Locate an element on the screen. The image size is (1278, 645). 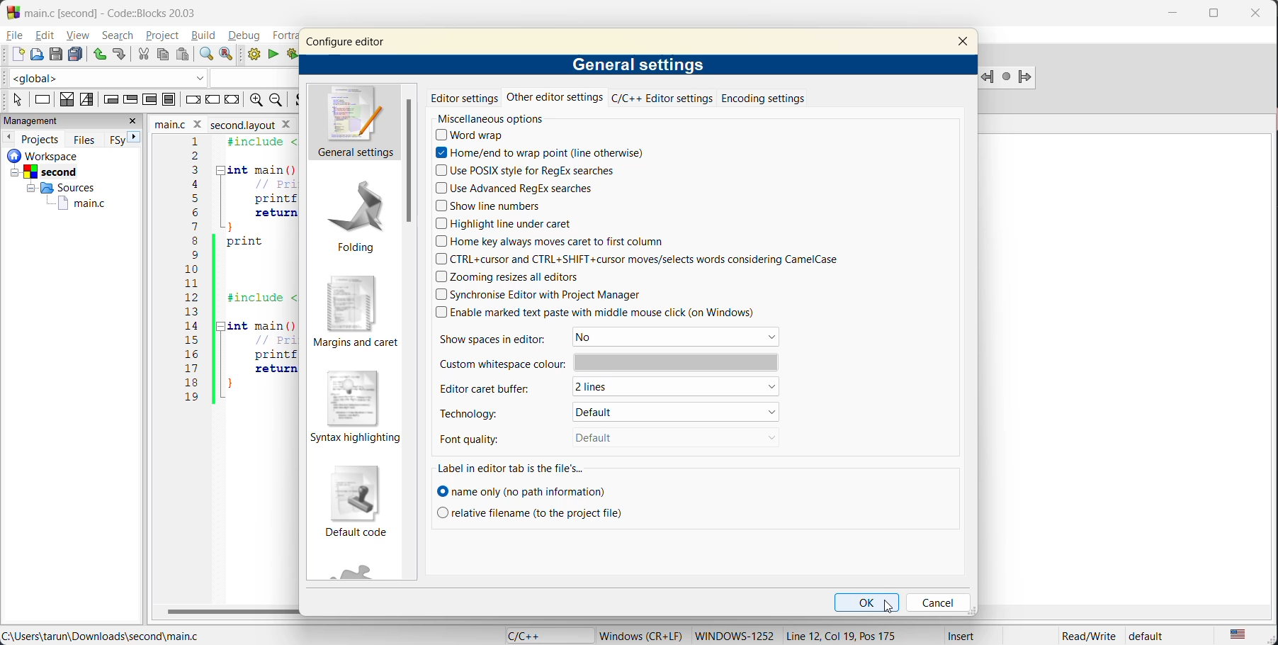
counting loop is located at coordinates (149, 101).